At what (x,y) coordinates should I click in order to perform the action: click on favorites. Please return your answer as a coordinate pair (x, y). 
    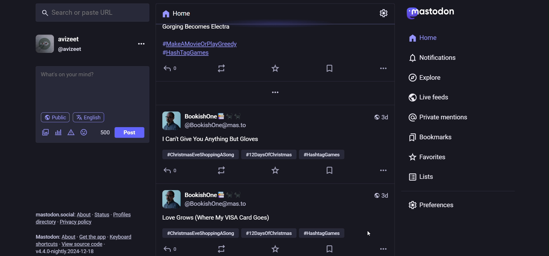
    Looking at the image, I should click on (428, 157).